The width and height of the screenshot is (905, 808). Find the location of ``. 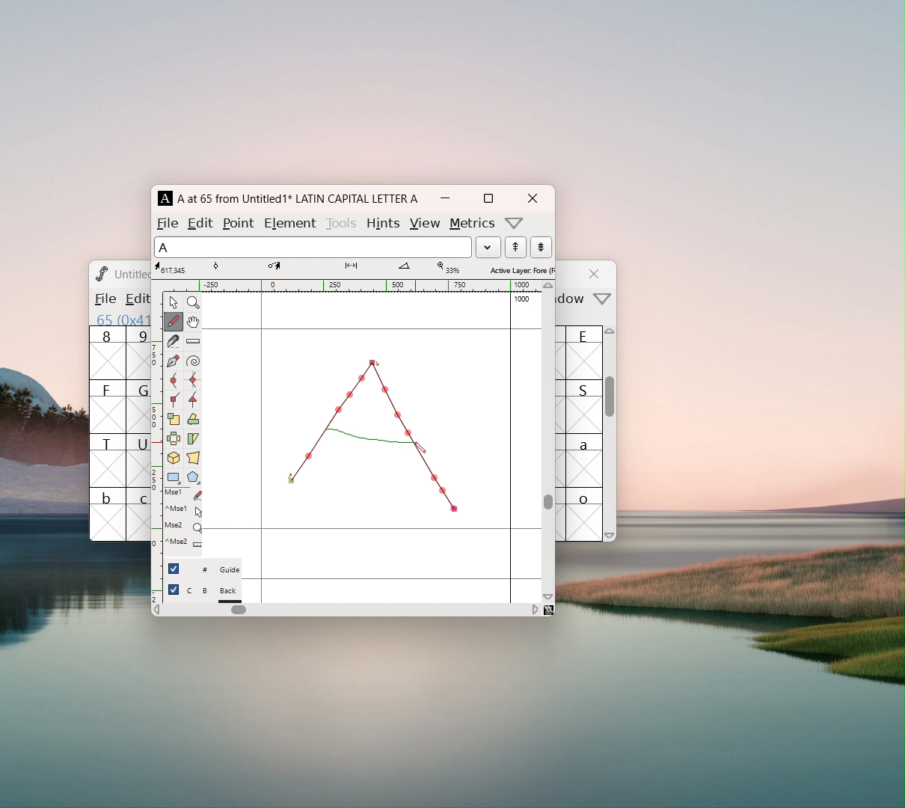

 is located at coordinates (135, 300).